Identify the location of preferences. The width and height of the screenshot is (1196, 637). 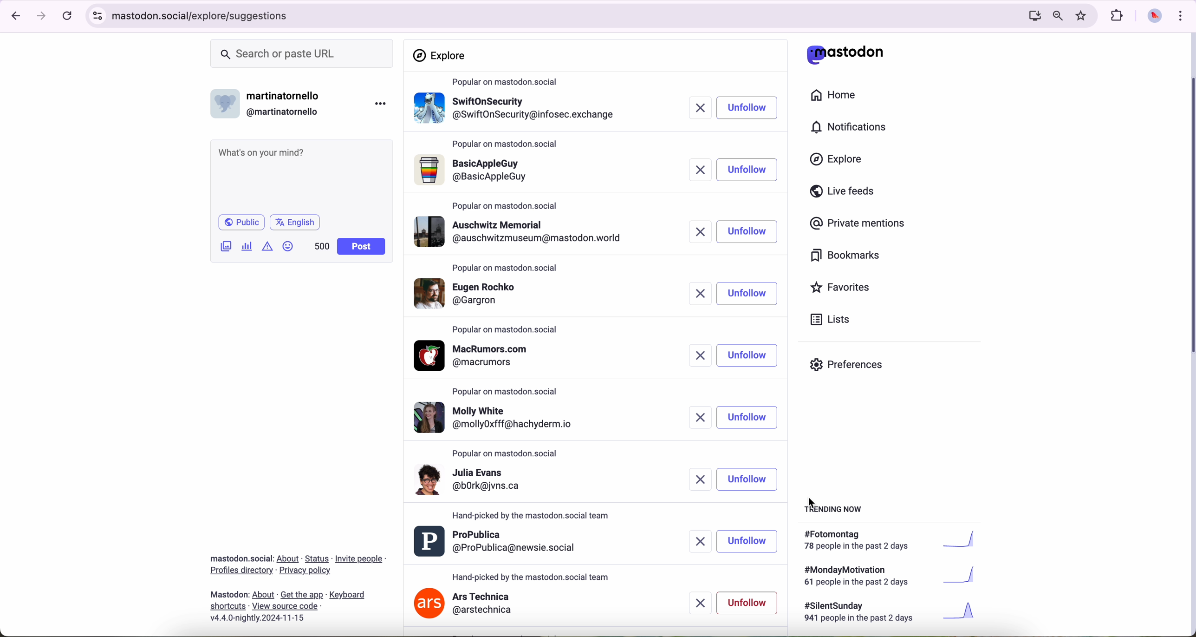
(853, 368).